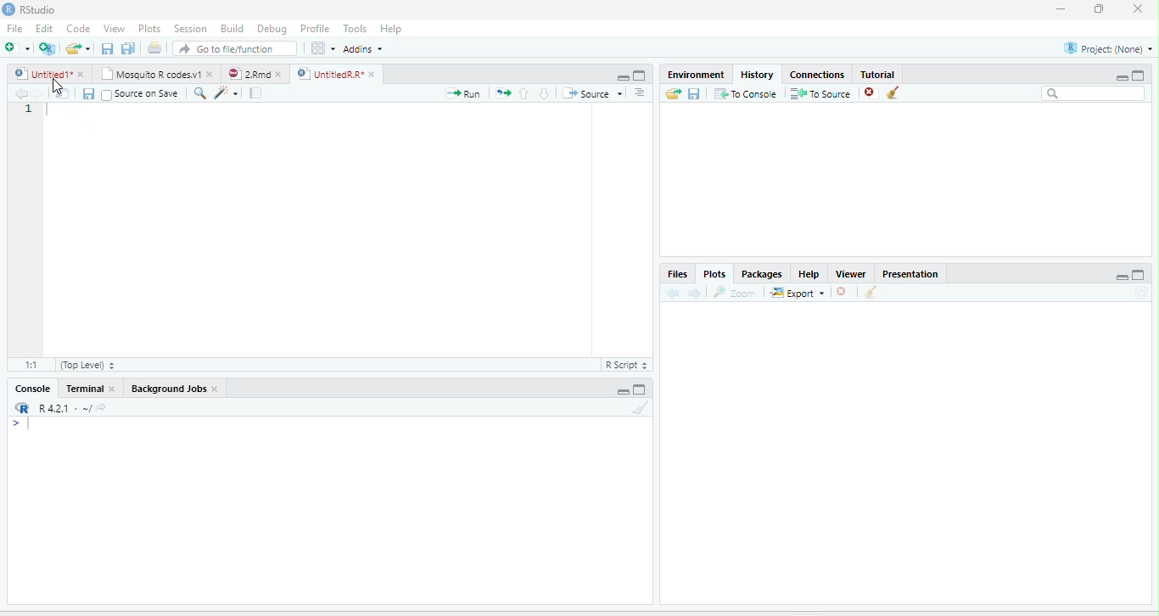 The width and height of the screenshot is (1159, 616). I want to click on close, so click(81, 74).